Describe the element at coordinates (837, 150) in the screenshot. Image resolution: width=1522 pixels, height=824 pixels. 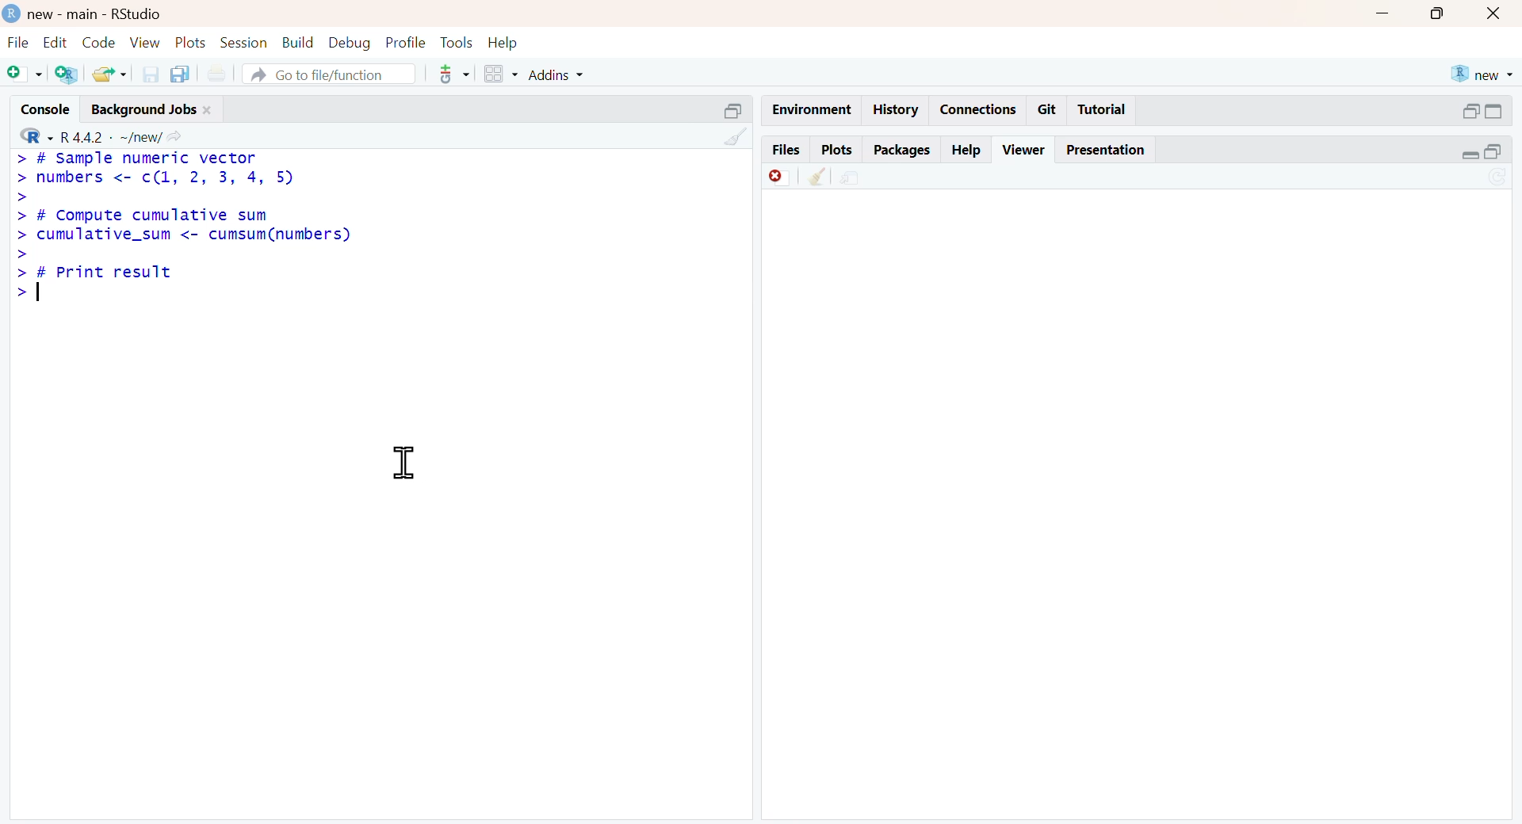
I see `Plots` at that location.